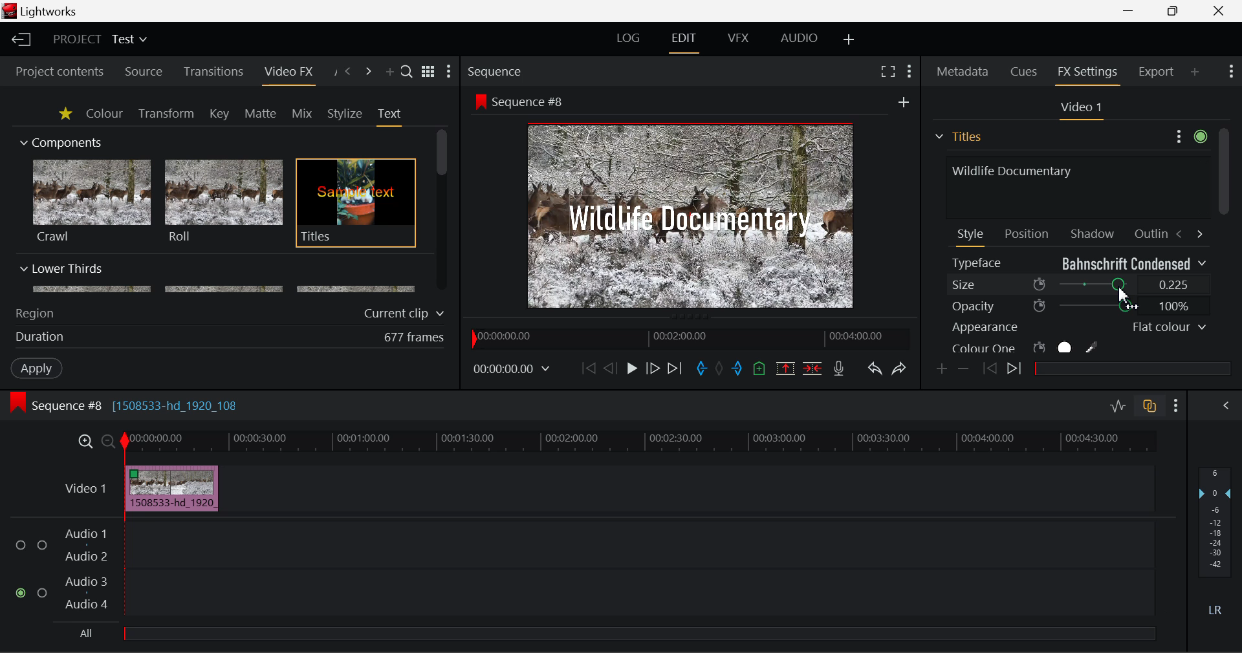 The image size is (1242, 653). Describe the element at coordinates (851, 41) in the screenshot. I see `Add Layout` at that location.